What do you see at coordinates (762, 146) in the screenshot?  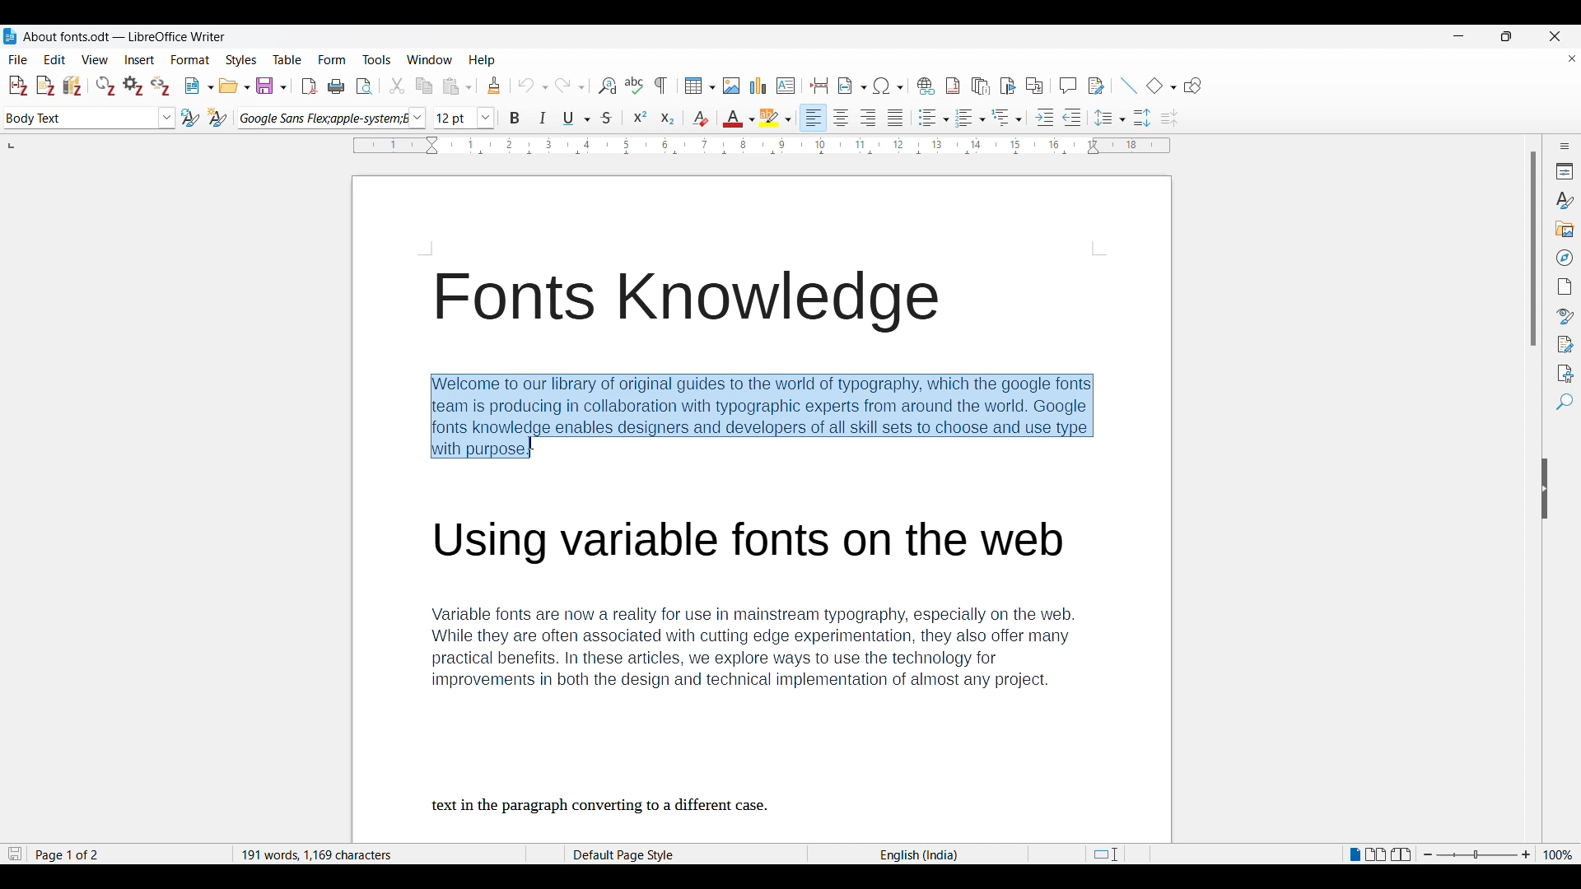 I see `Horizontal scale` at bounding box center [762, 146].